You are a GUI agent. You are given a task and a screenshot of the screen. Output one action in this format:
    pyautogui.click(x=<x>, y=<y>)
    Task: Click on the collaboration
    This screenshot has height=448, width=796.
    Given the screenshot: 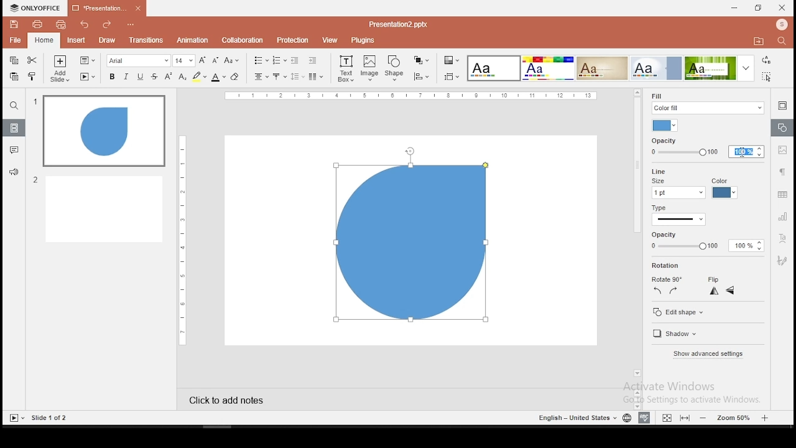 What is the action you would take?
    pyautogui.click(x=242, y=40)
    